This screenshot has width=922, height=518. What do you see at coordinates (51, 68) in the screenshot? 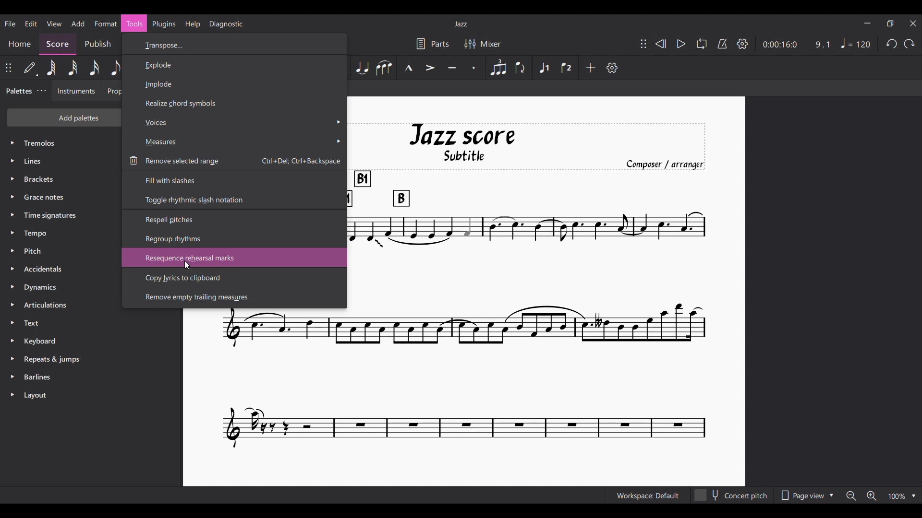
I see `64th note` at bounding box center [51, 68].